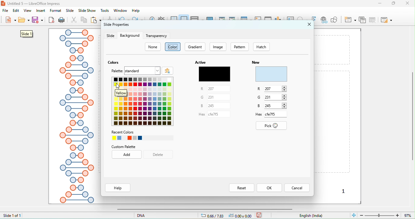 This screenshot has width=415, height=219. I want to click on new slide, so click(350, 19).